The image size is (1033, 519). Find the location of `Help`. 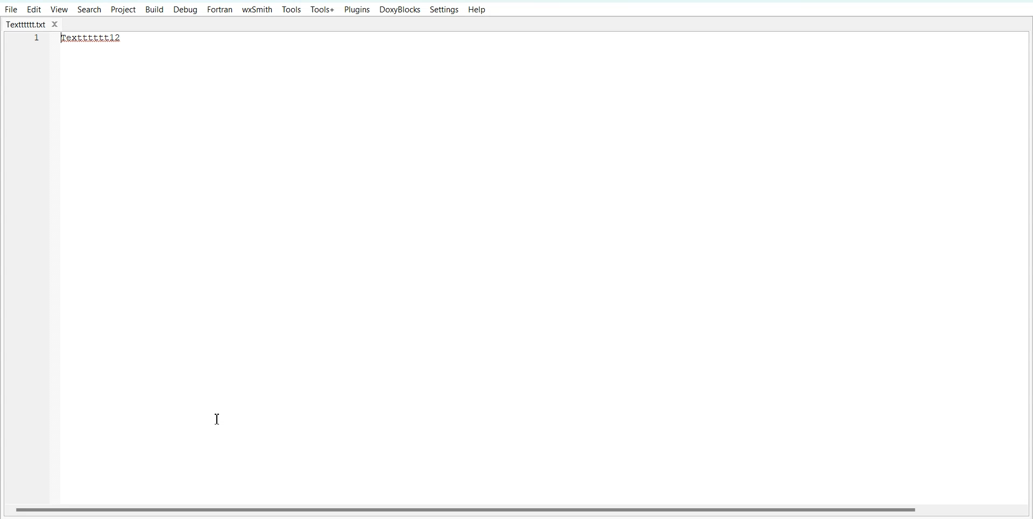

Help is located at coordinates (477, 10).